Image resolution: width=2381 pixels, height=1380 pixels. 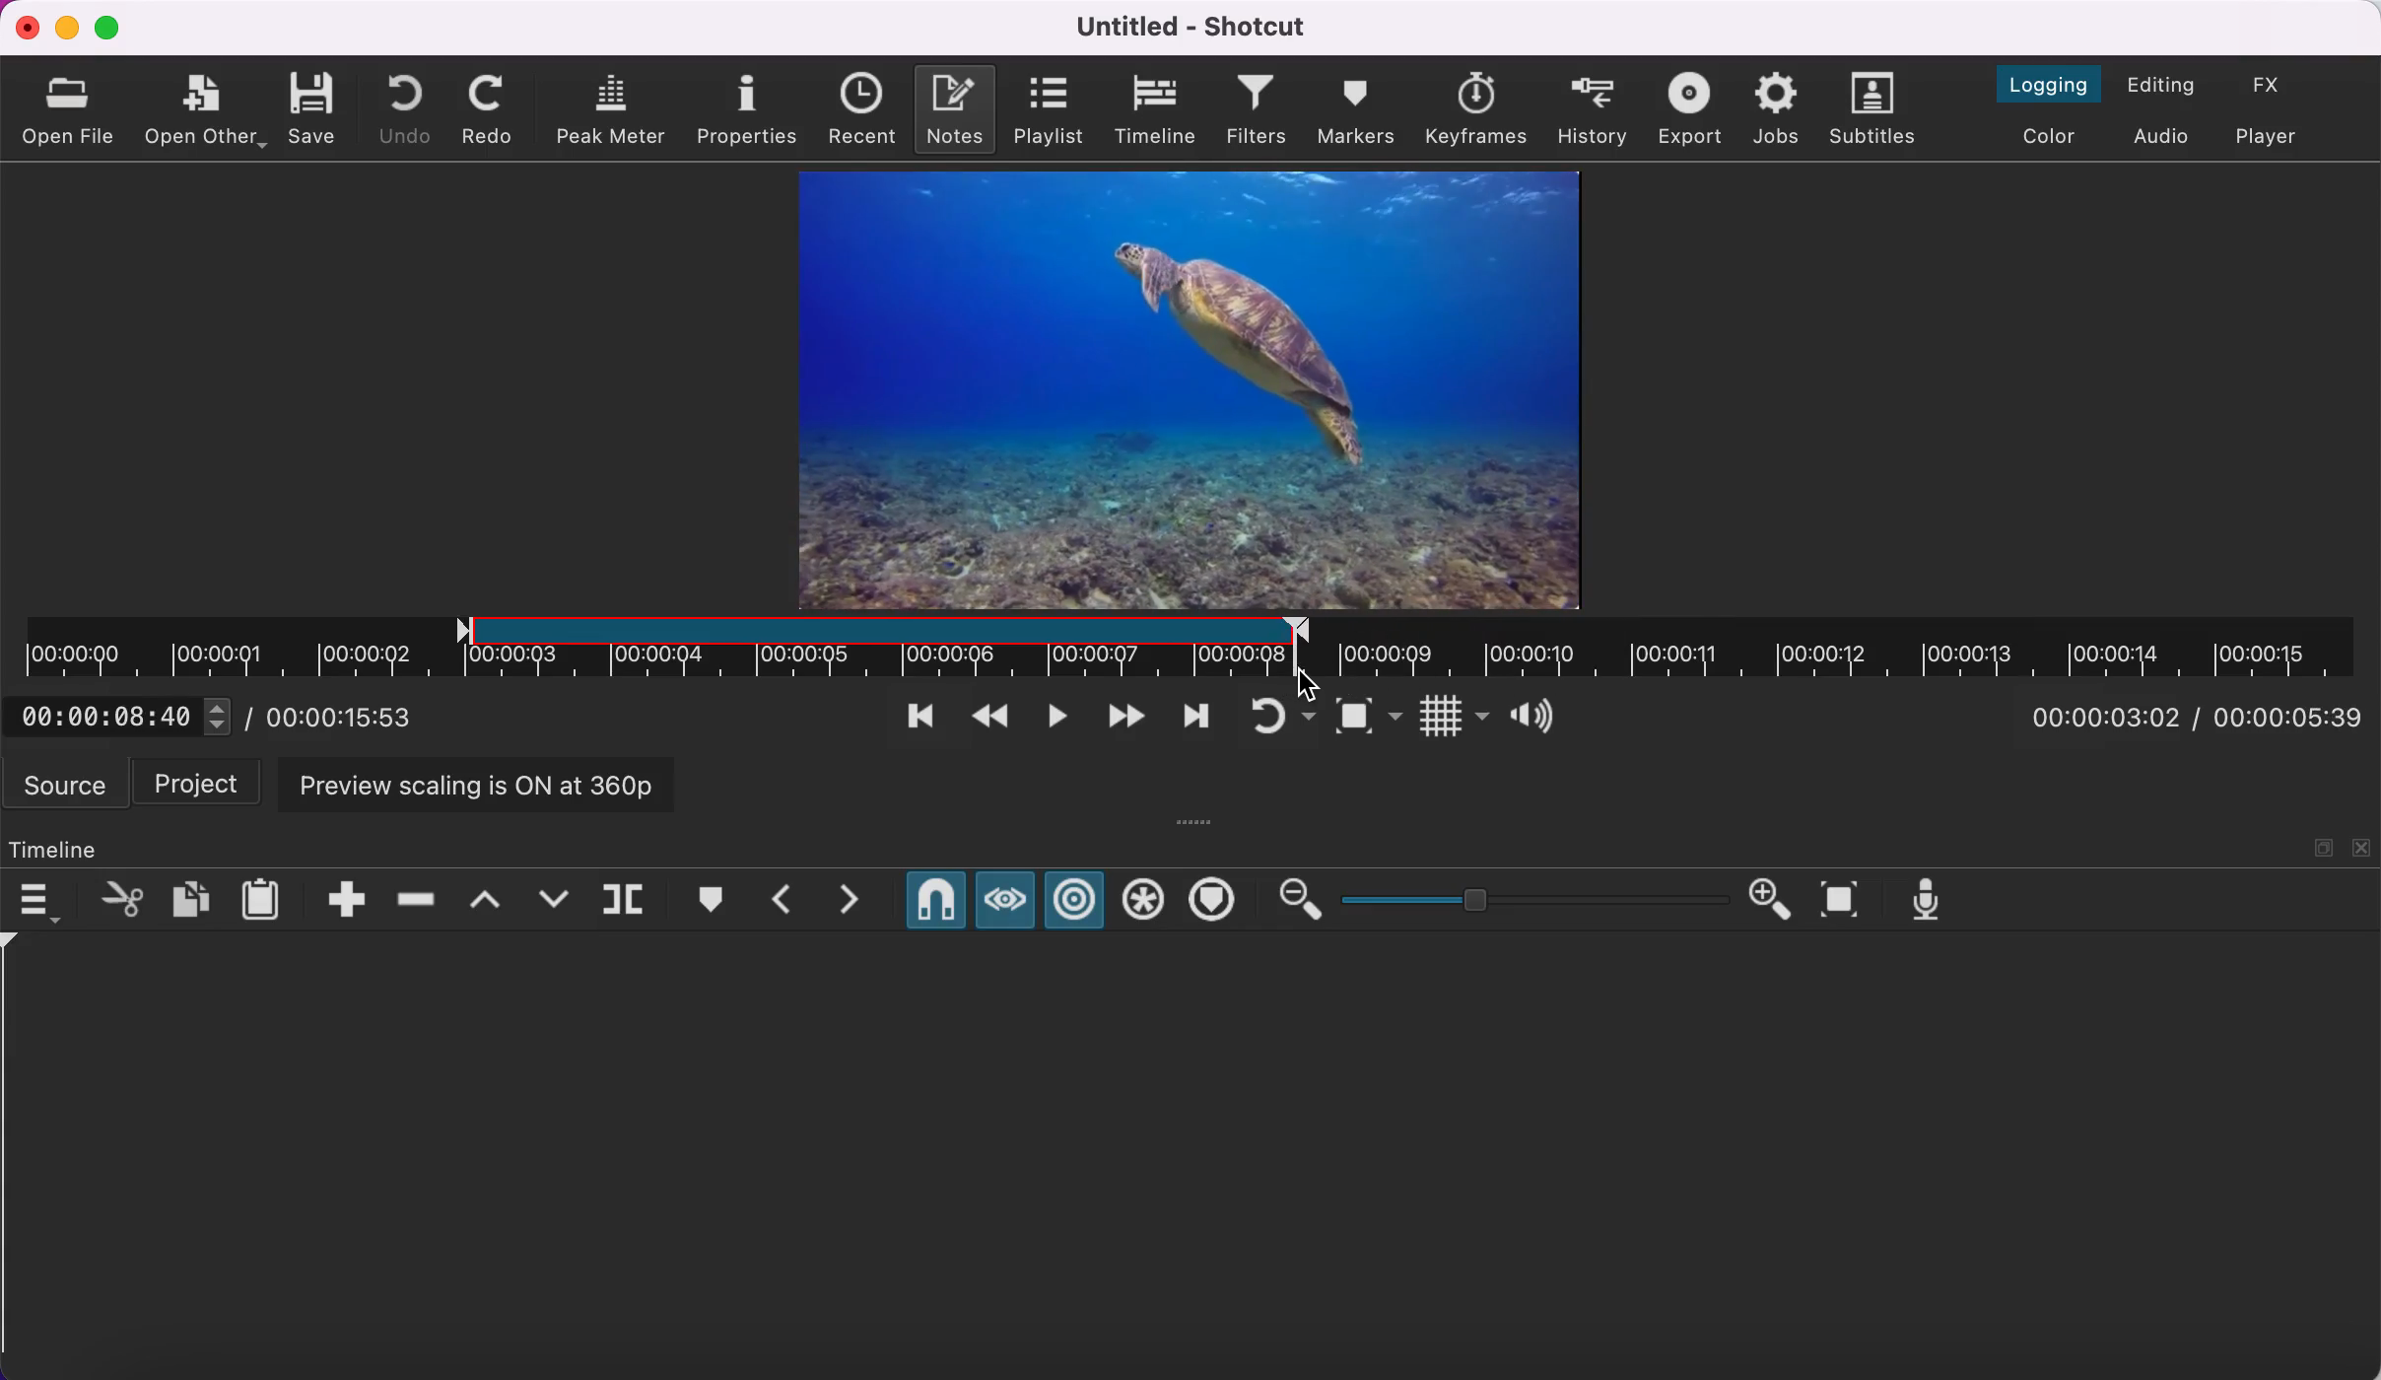 I want to click on next marker, so click(x=853, y=901).